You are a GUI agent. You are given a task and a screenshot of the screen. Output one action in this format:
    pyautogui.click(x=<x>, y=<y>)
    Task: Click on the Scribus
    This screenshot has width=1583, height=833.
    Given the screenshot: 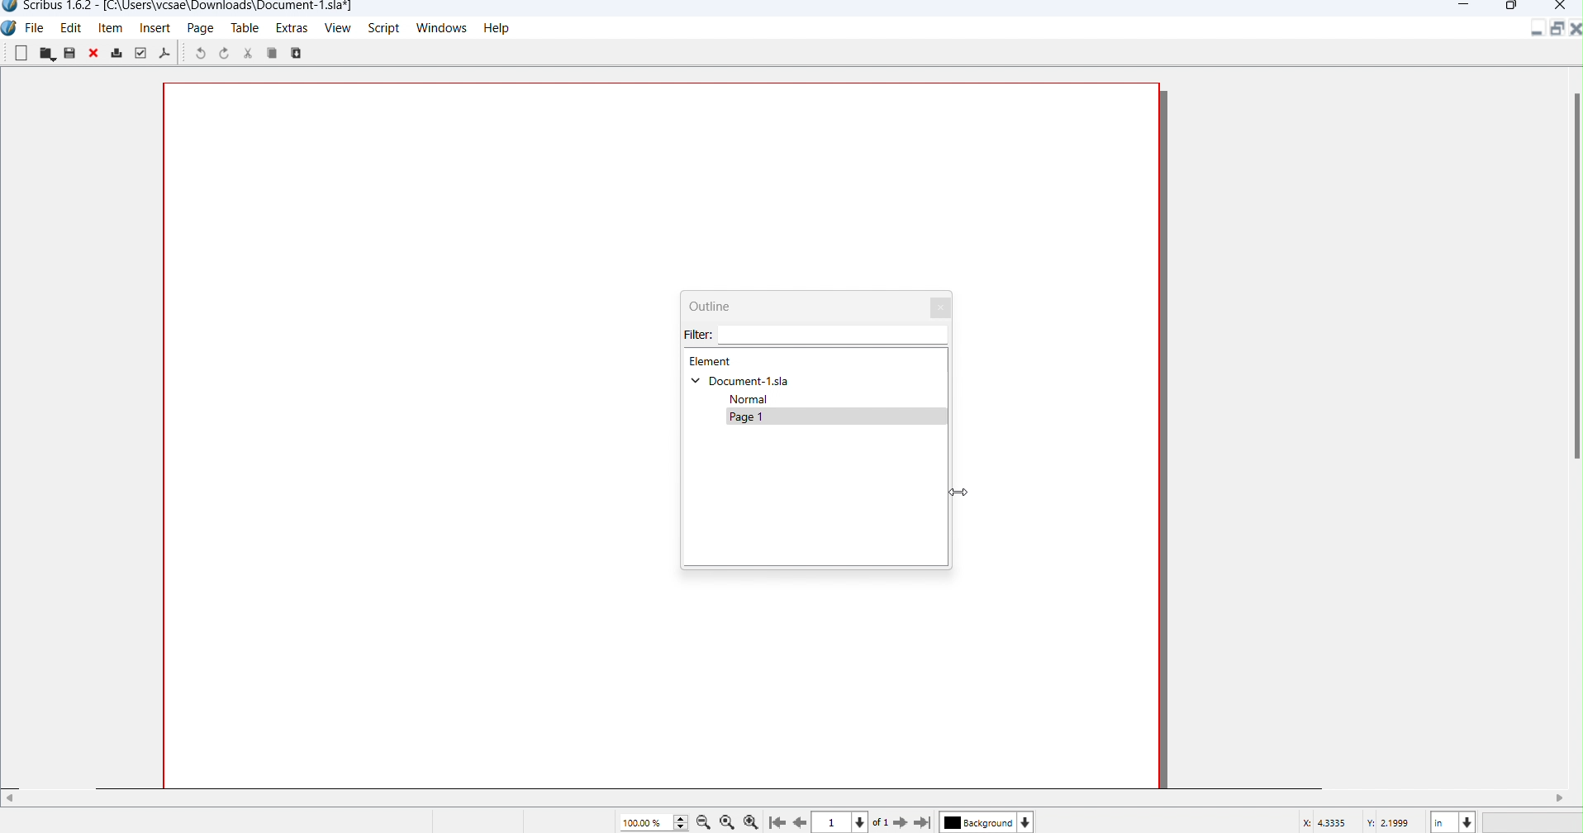 What is the action you would take?
    pyautogui.click(x=10, y=31)
    